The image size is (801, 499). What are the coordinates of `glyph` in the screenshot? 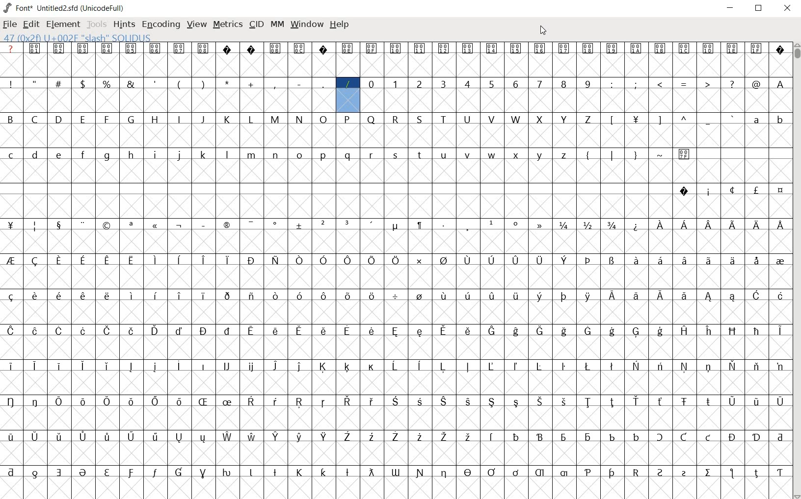 It's located at (251, 50).